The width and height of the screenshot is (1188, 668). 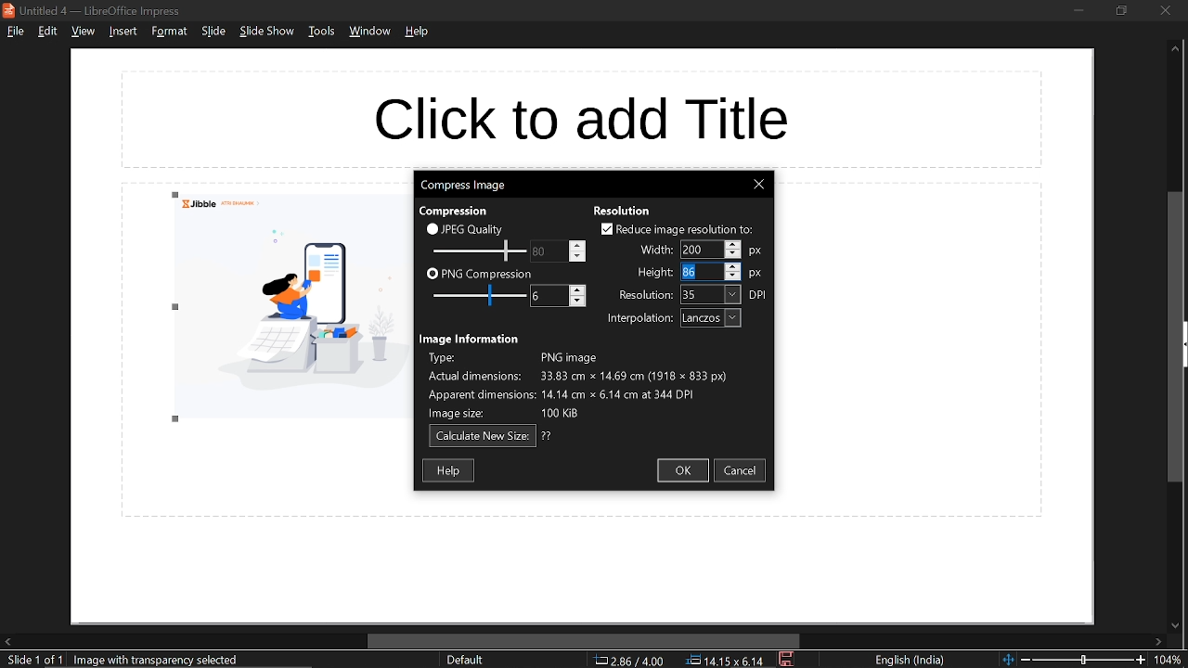 I want to click on Change JPEG quality , so click(x=479, y=251).